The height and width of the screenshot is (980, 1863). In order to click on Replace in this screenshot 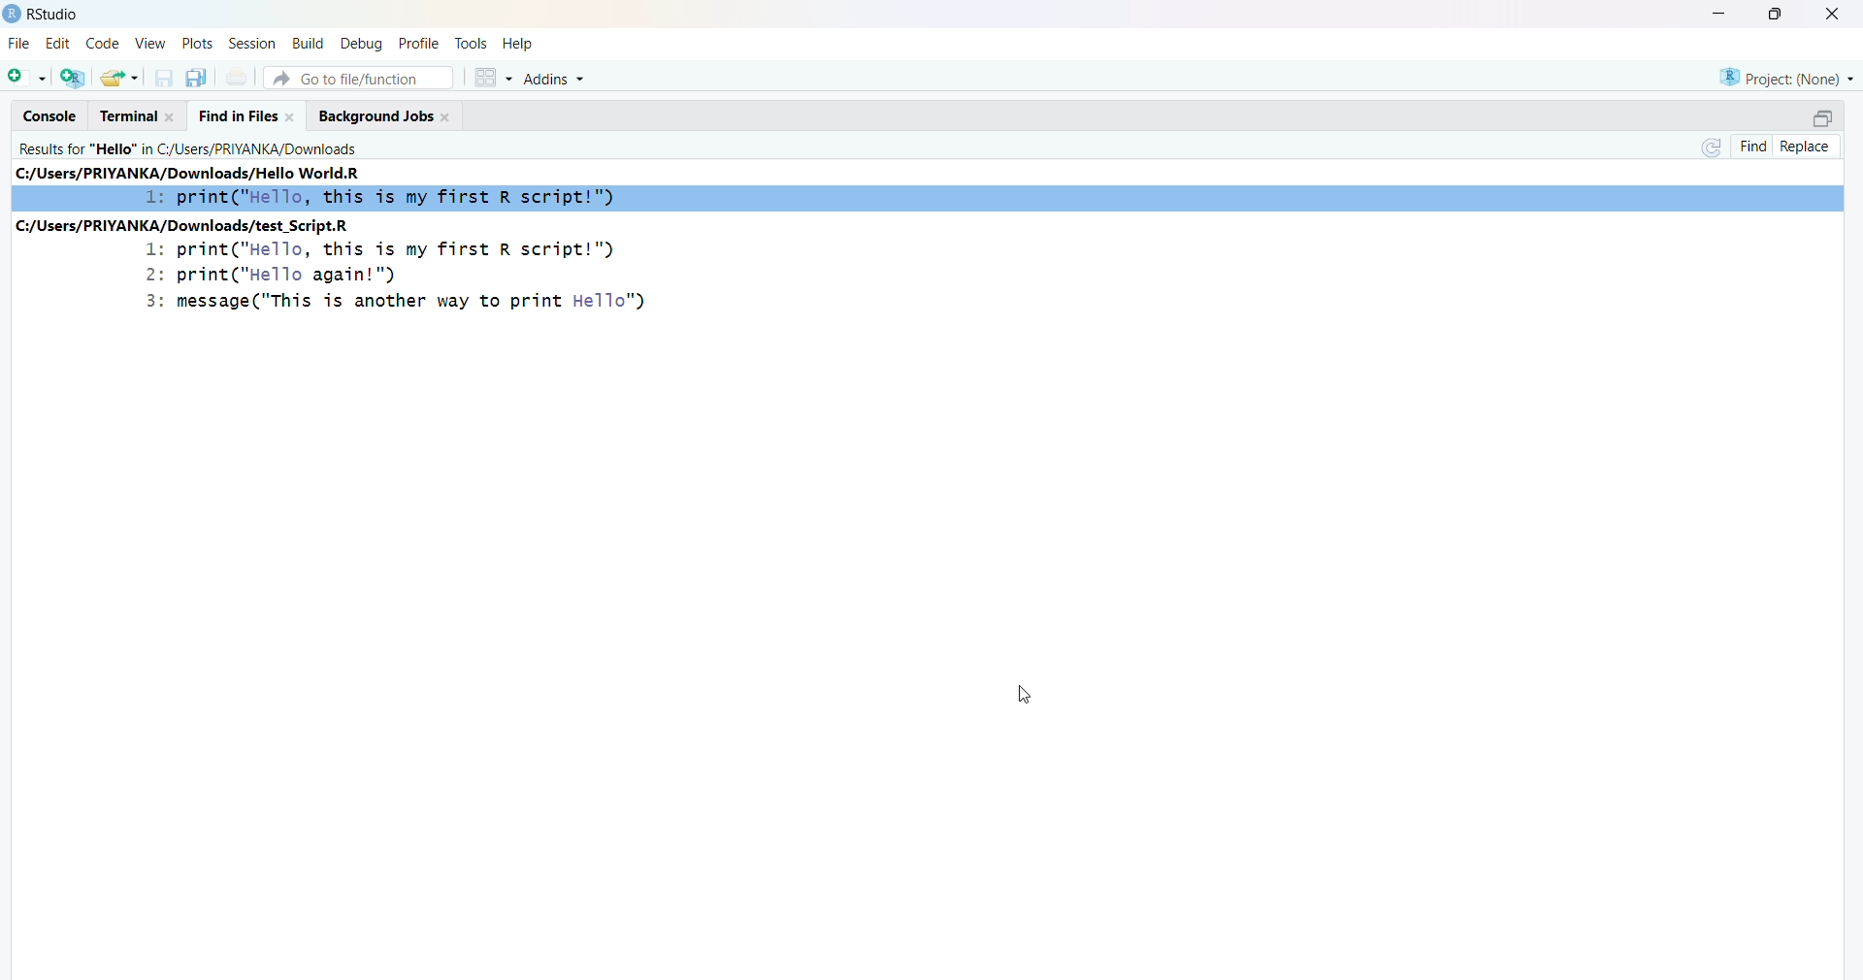, I will do `click(1807, 147)`.